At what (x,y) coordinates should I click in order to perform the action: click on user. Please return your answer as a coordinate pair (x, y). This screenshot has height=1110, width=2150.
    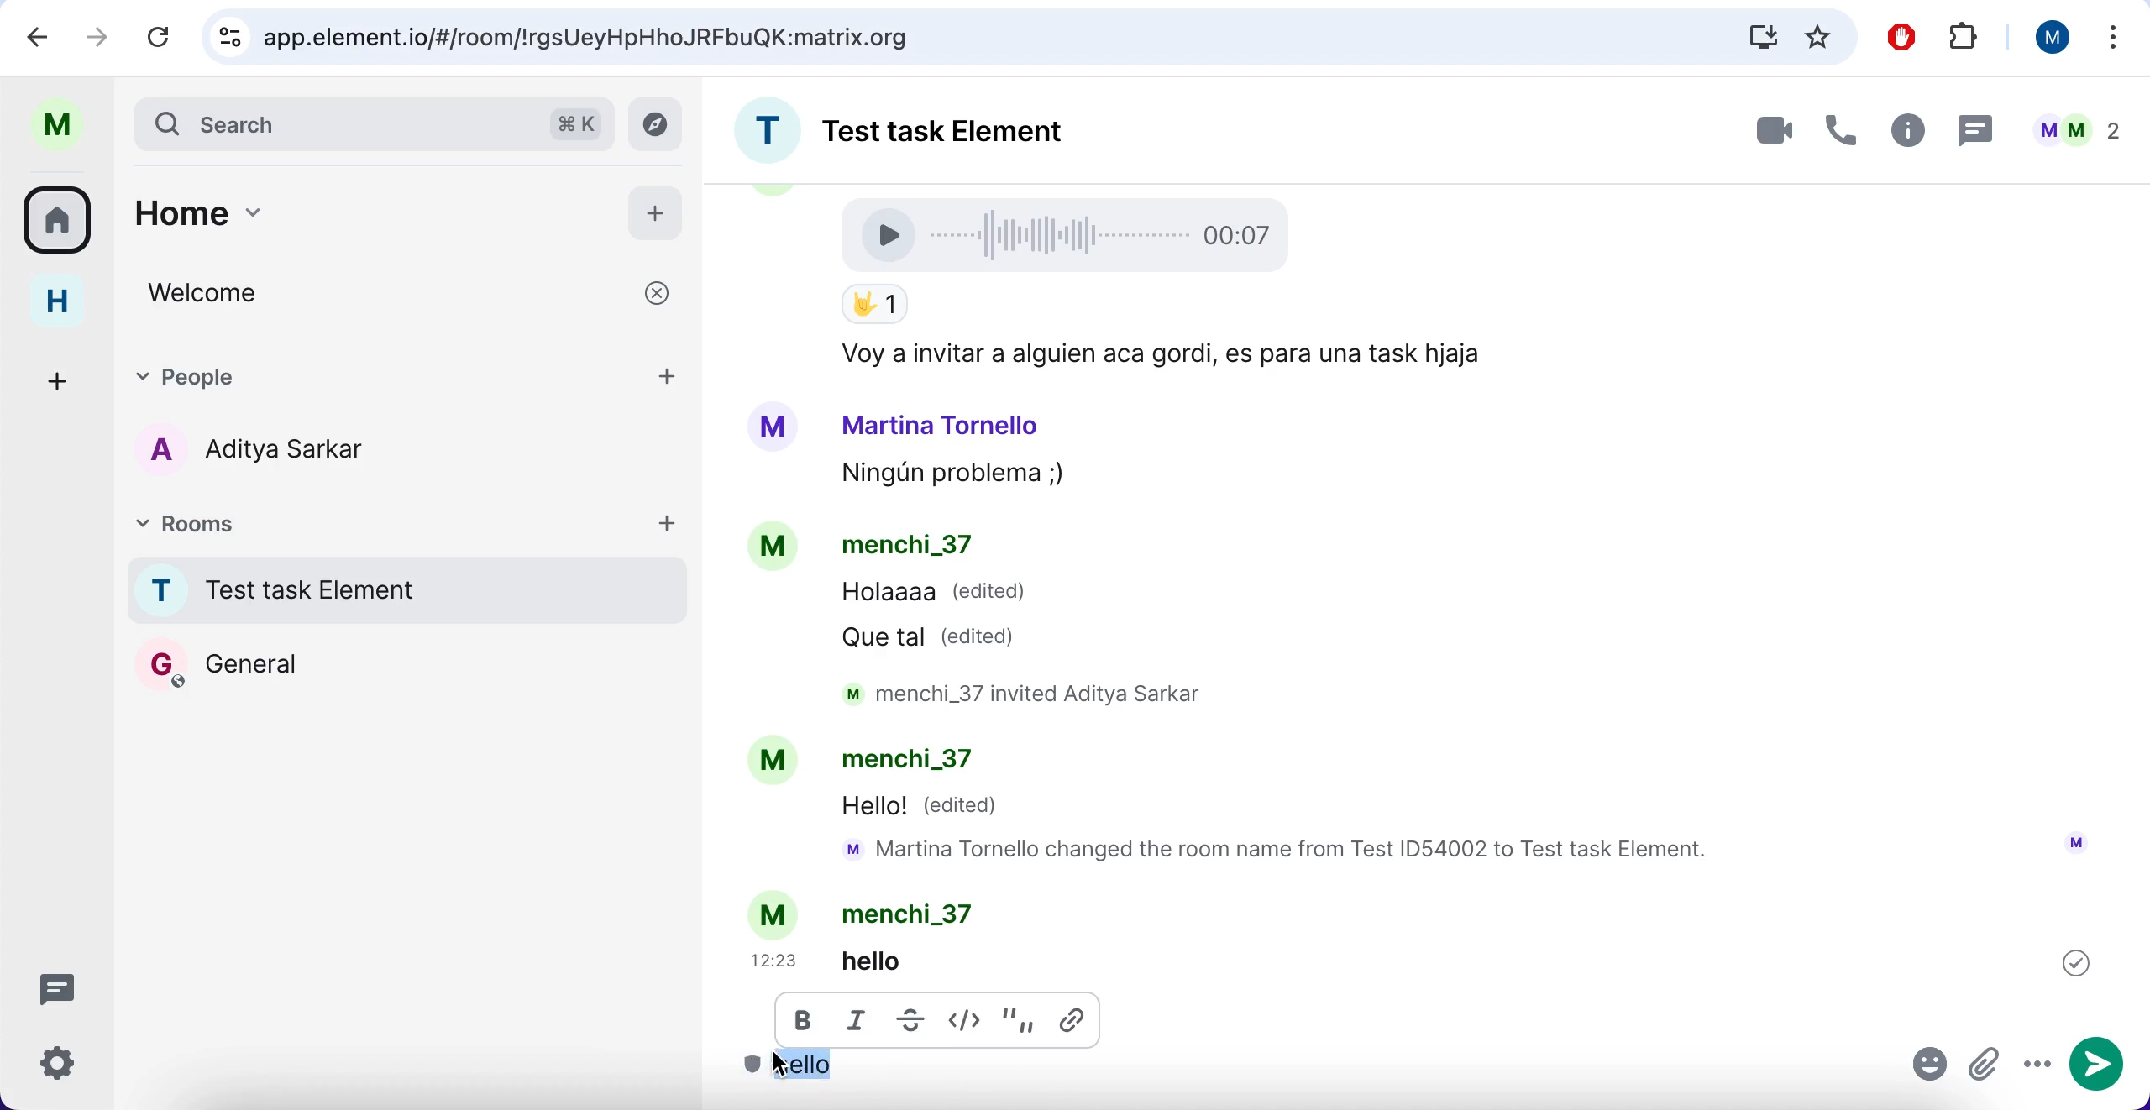
    Looking at the image, I should click on (2045, 37).